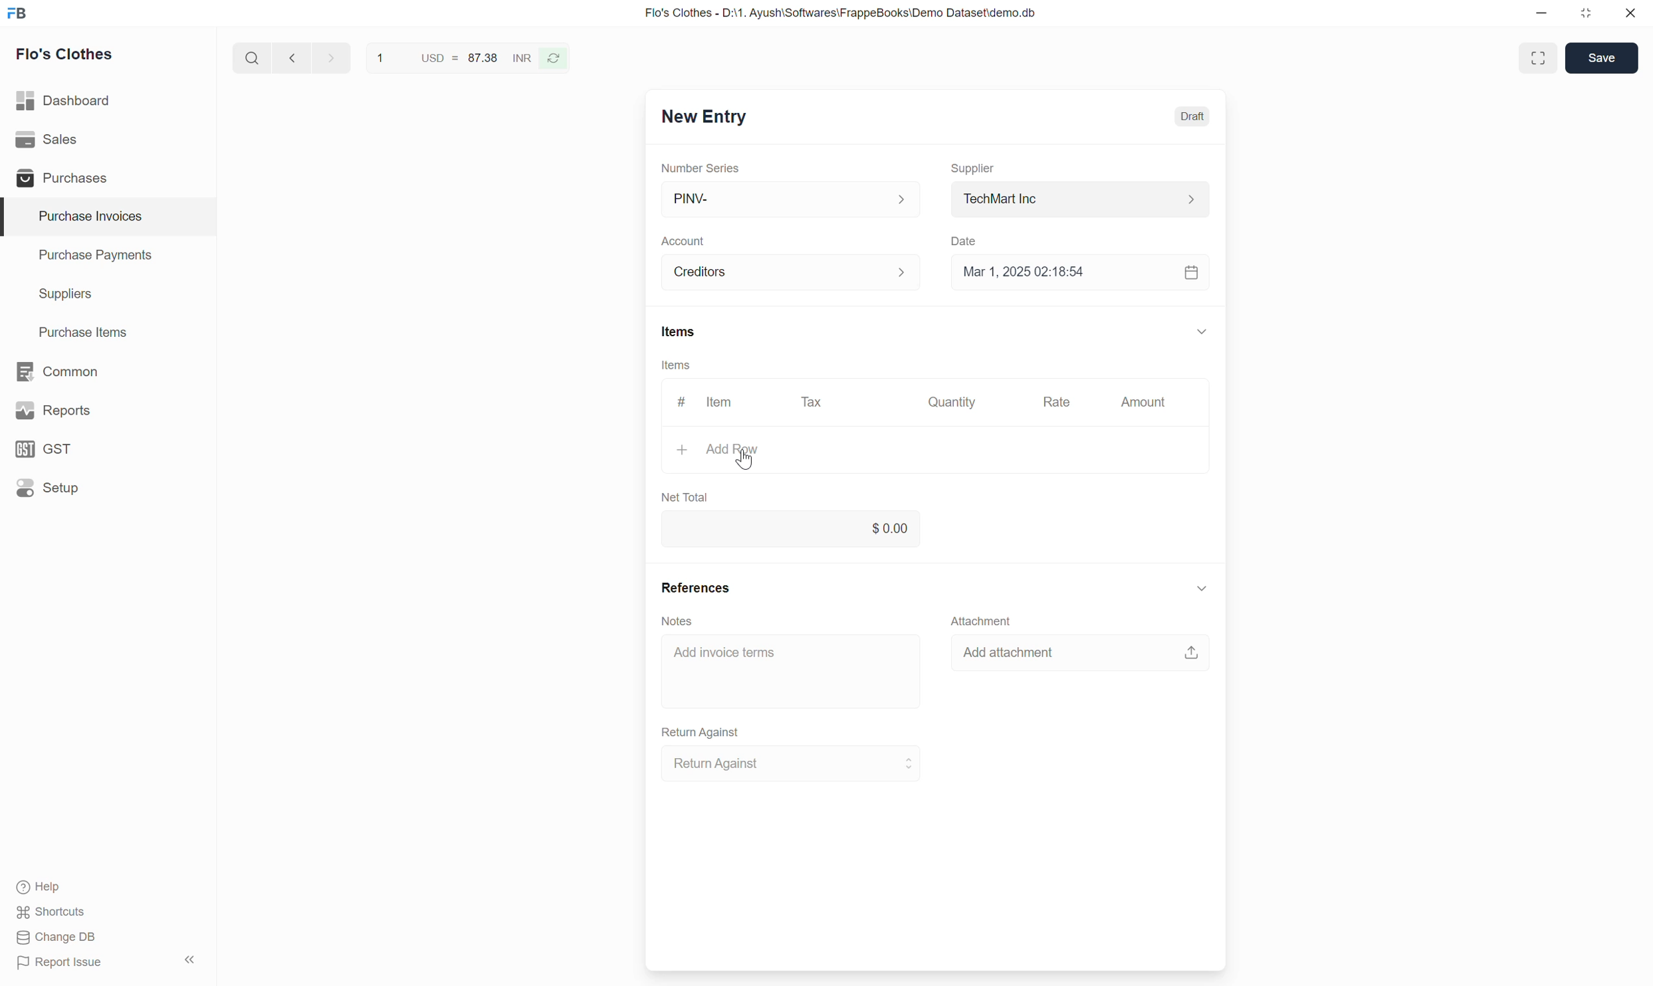  I want to click on Collapse, so click(1202, 331).